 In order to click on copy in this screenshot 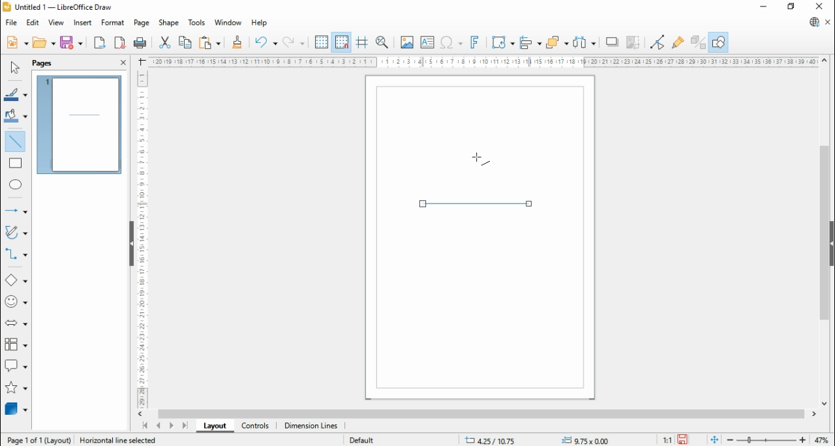, I will do `click(186, 42)`.